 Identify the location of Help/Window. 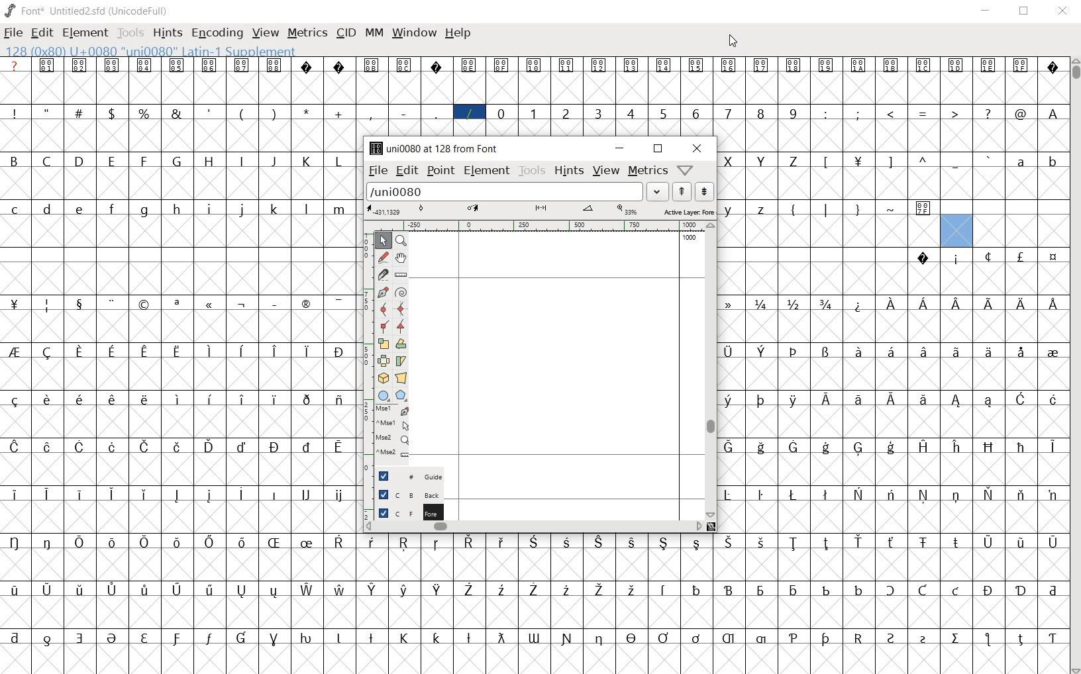
(687, 169).